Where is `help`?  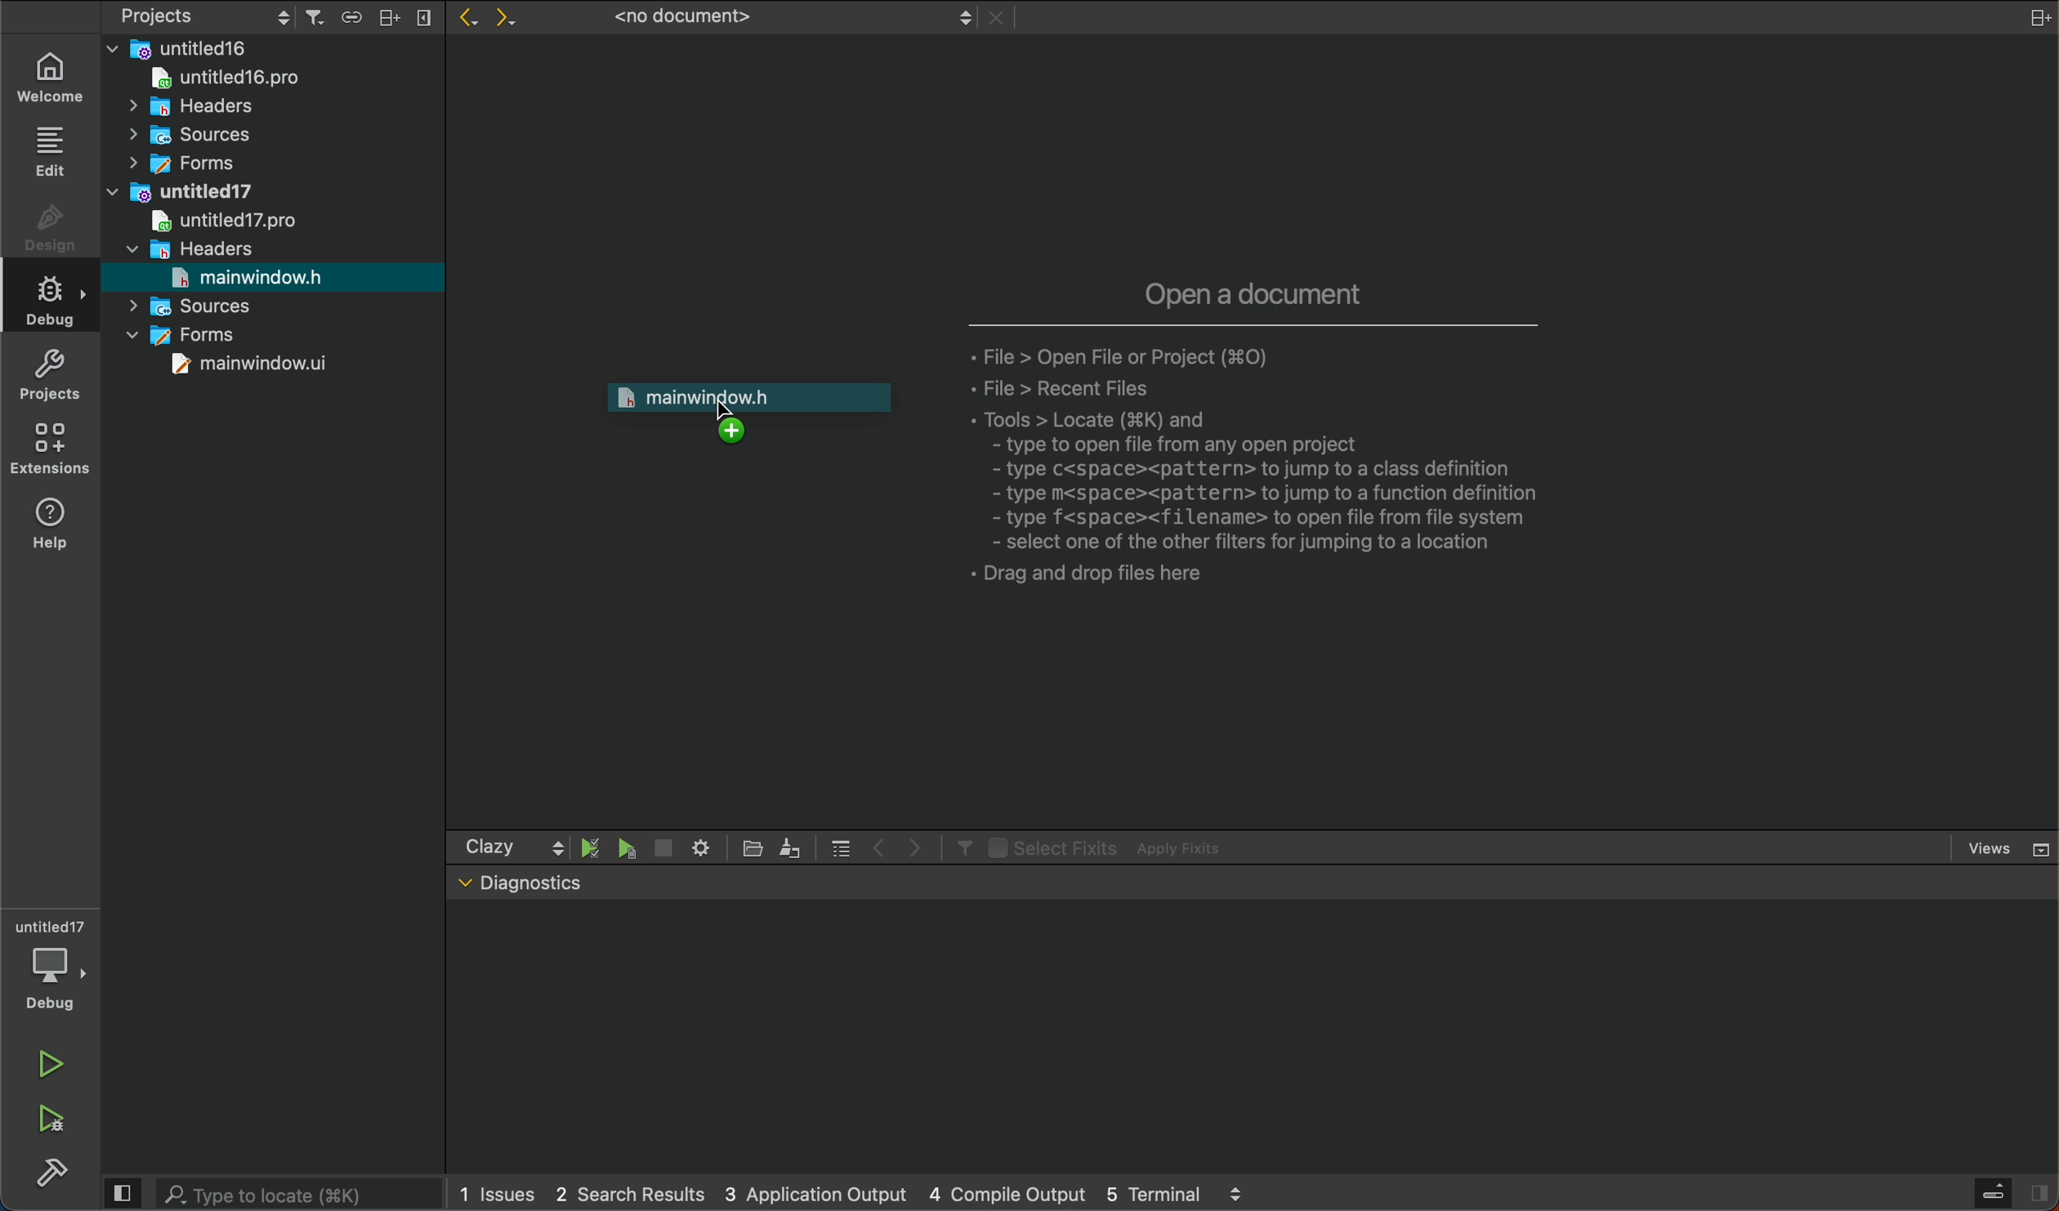 help is located at coordinates (62, 532).